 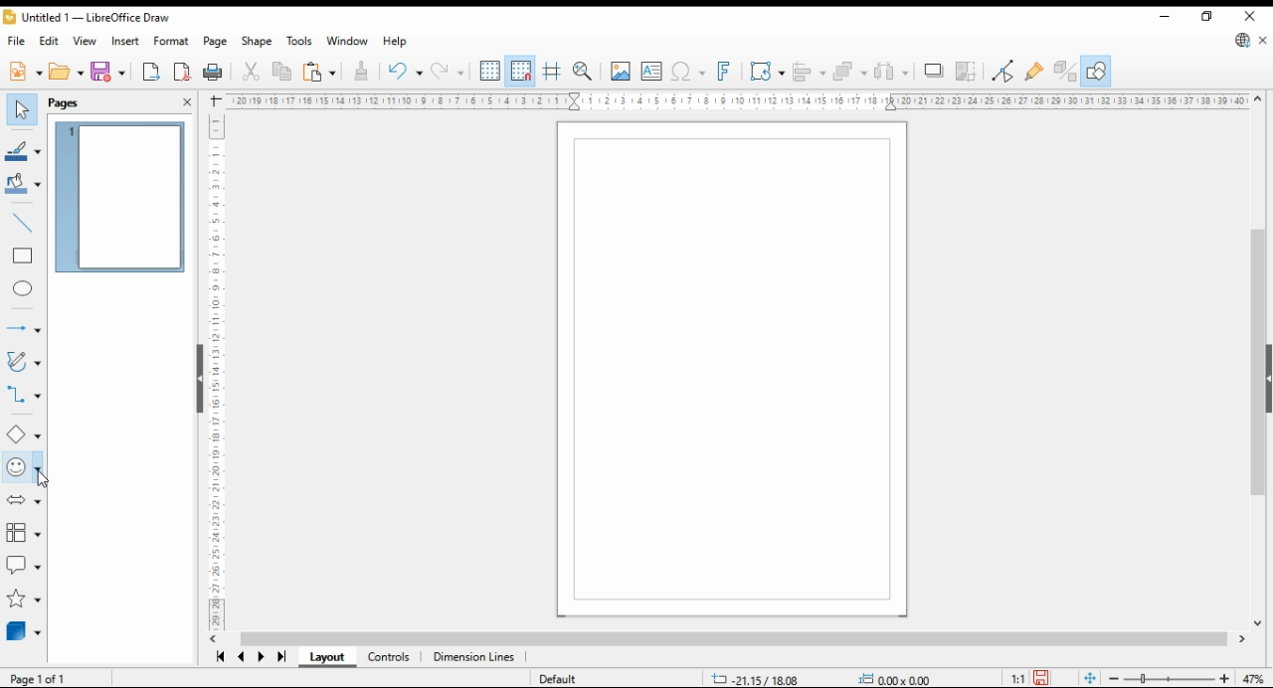 I want to click on hide button, so click(x=198, y=378).